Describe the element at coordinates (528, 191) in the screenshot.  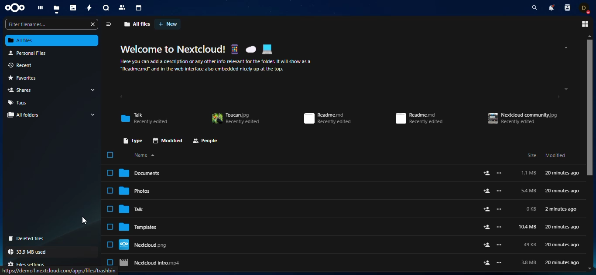
I see `5.4 MB` at that location.